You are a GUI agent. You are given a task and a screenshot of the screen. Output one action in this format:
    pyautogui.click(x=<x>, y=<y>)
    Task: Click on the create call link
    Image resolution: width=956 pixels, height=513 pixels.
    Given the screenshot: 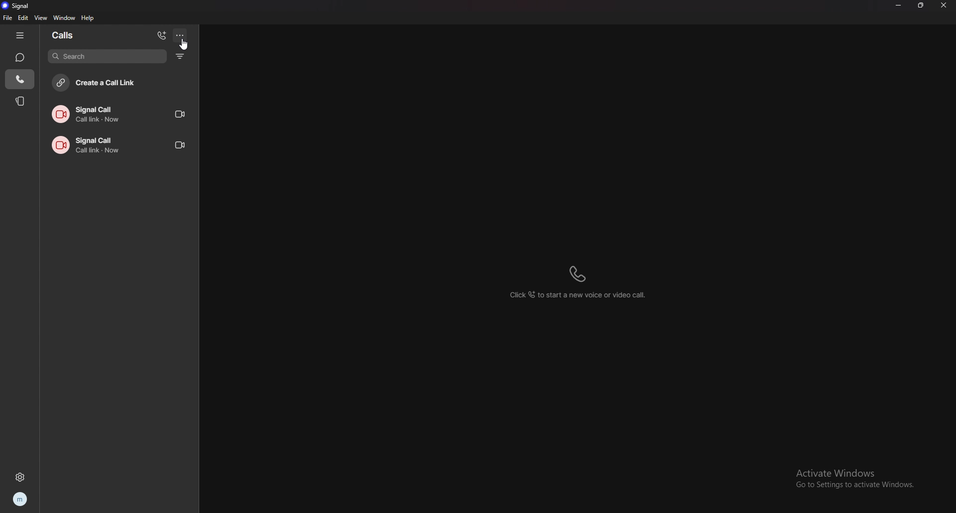 What is the action you would take?
    pyautogui.click(x=118, y=84)
    